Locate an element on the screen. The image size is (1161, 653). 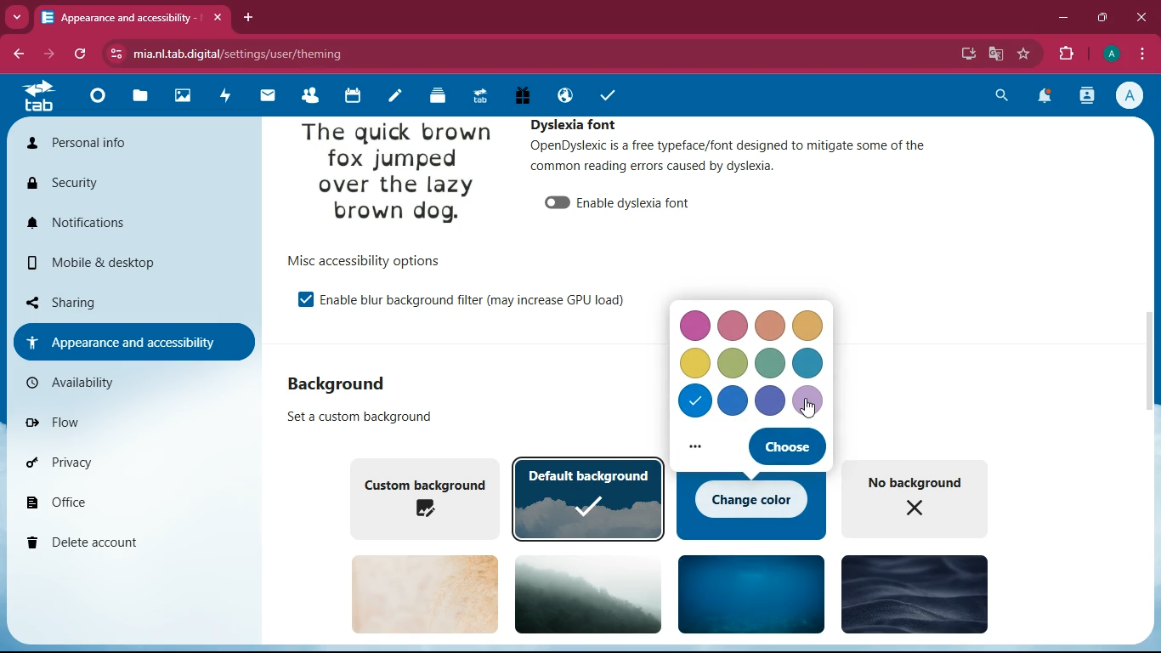
public is located at coordinates (562, 95).